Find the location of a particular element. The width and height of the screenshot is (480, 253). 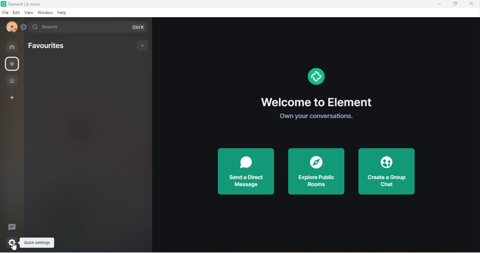

send a direct message is located at coordinates (246, 172).